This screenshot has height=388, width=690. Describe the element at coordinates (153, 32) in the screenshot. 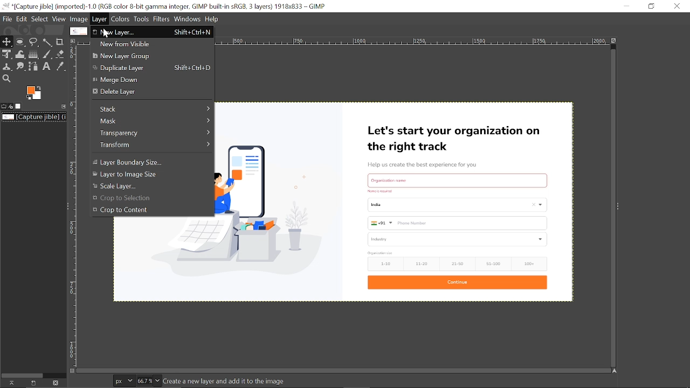

I see `New layer` at that location.